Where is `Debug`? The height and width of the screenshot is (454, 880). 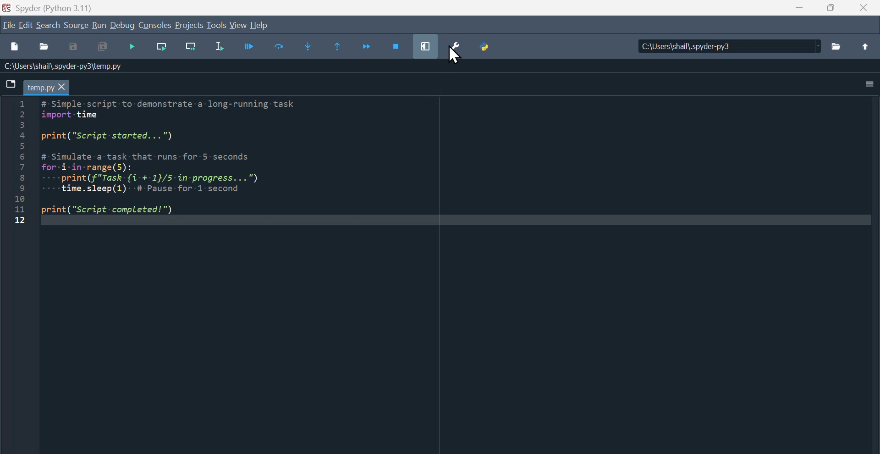
Debug is located at coordinates (122, 25).